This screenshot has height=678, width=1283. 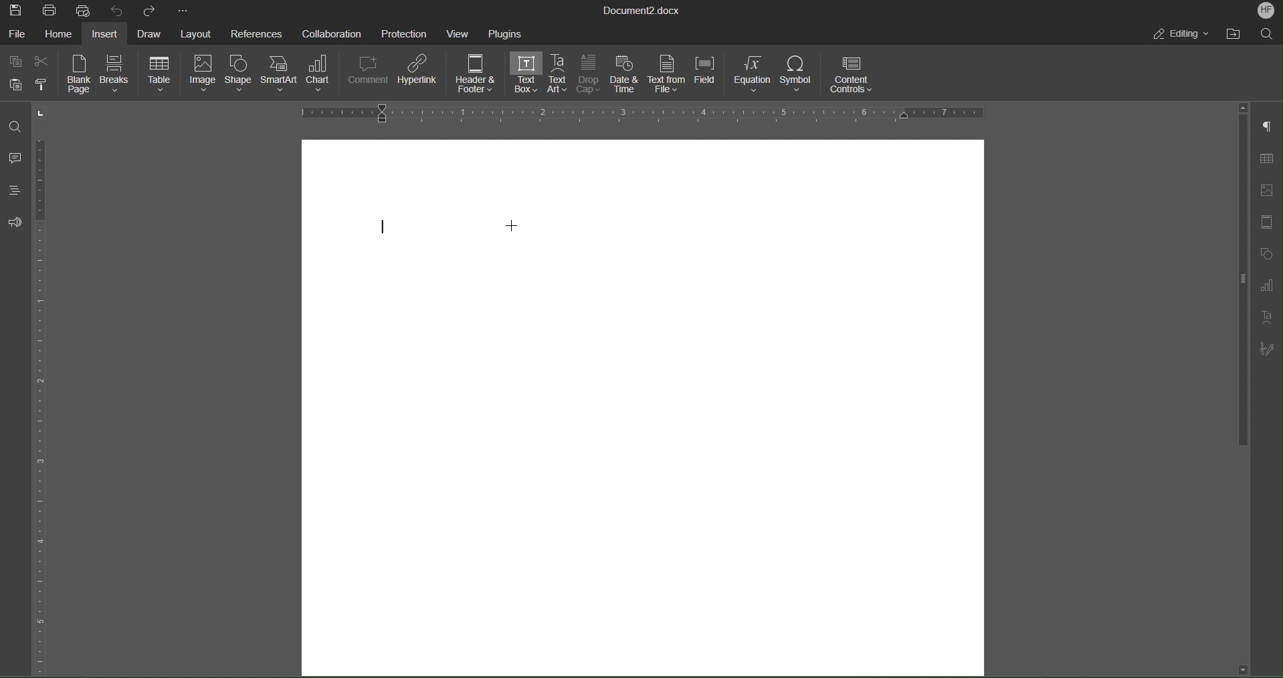 What do you see at coordinates (330, 32) in the screenshot?
I see `Collaboration` at bounding box center [330, 32].